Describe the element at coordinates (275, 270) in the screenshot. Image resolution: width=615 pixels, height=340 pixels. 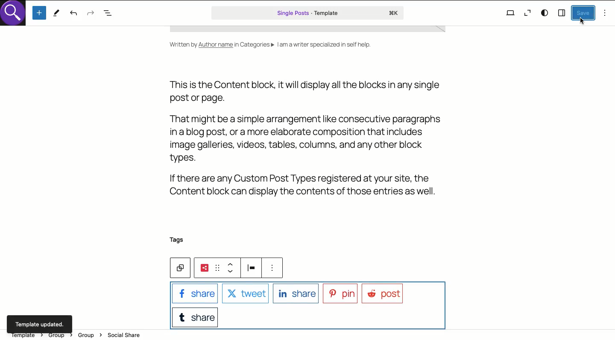
I see `view menu` at that location.